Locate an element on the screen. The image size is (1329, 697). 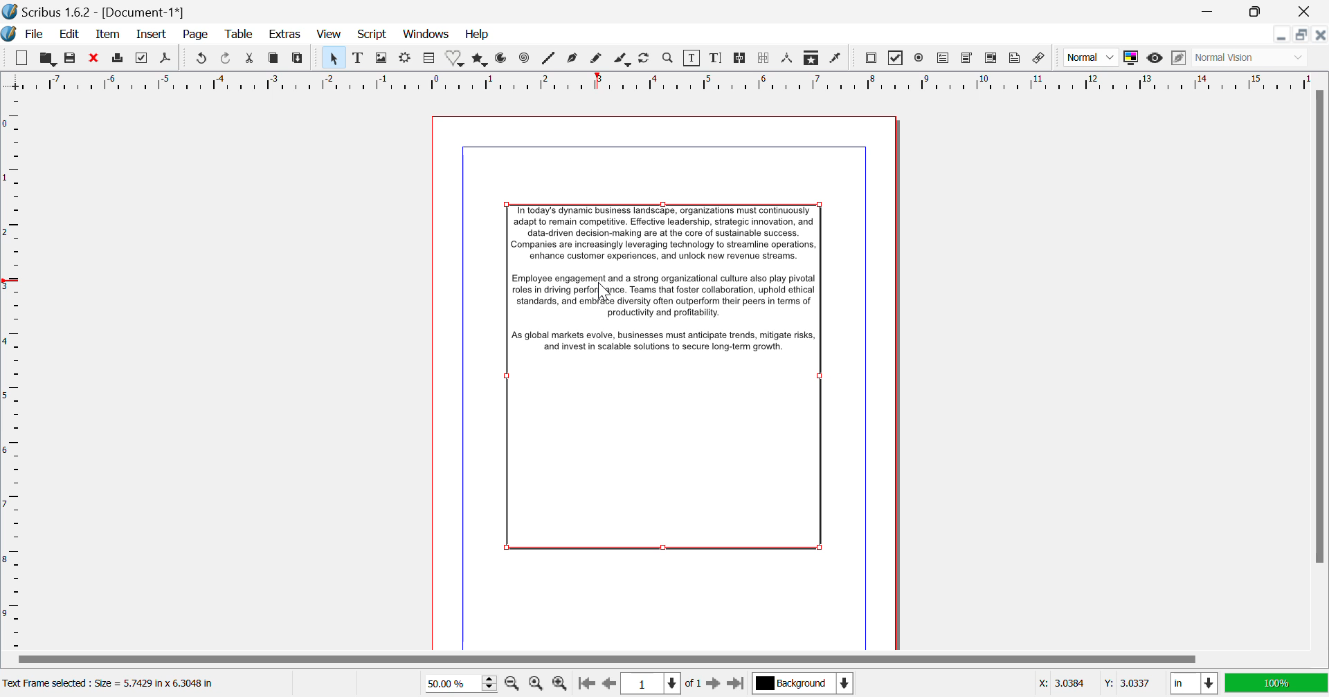
Discard is located at coordinates (95, 58).